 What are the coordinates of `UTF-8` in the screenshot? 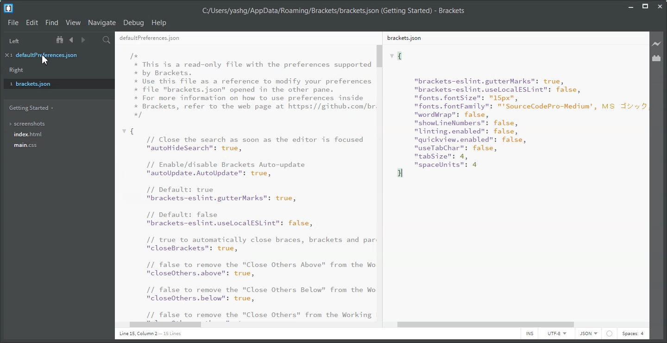 It's located at (556, 334).